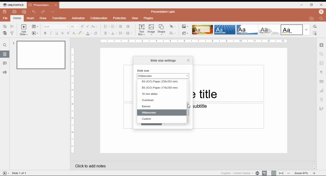 This screenshot has height=176, width=326. What do you see at coordinates (270, 30) in the screenshot?
I see `slide them option` at bounding box center [270, 30].